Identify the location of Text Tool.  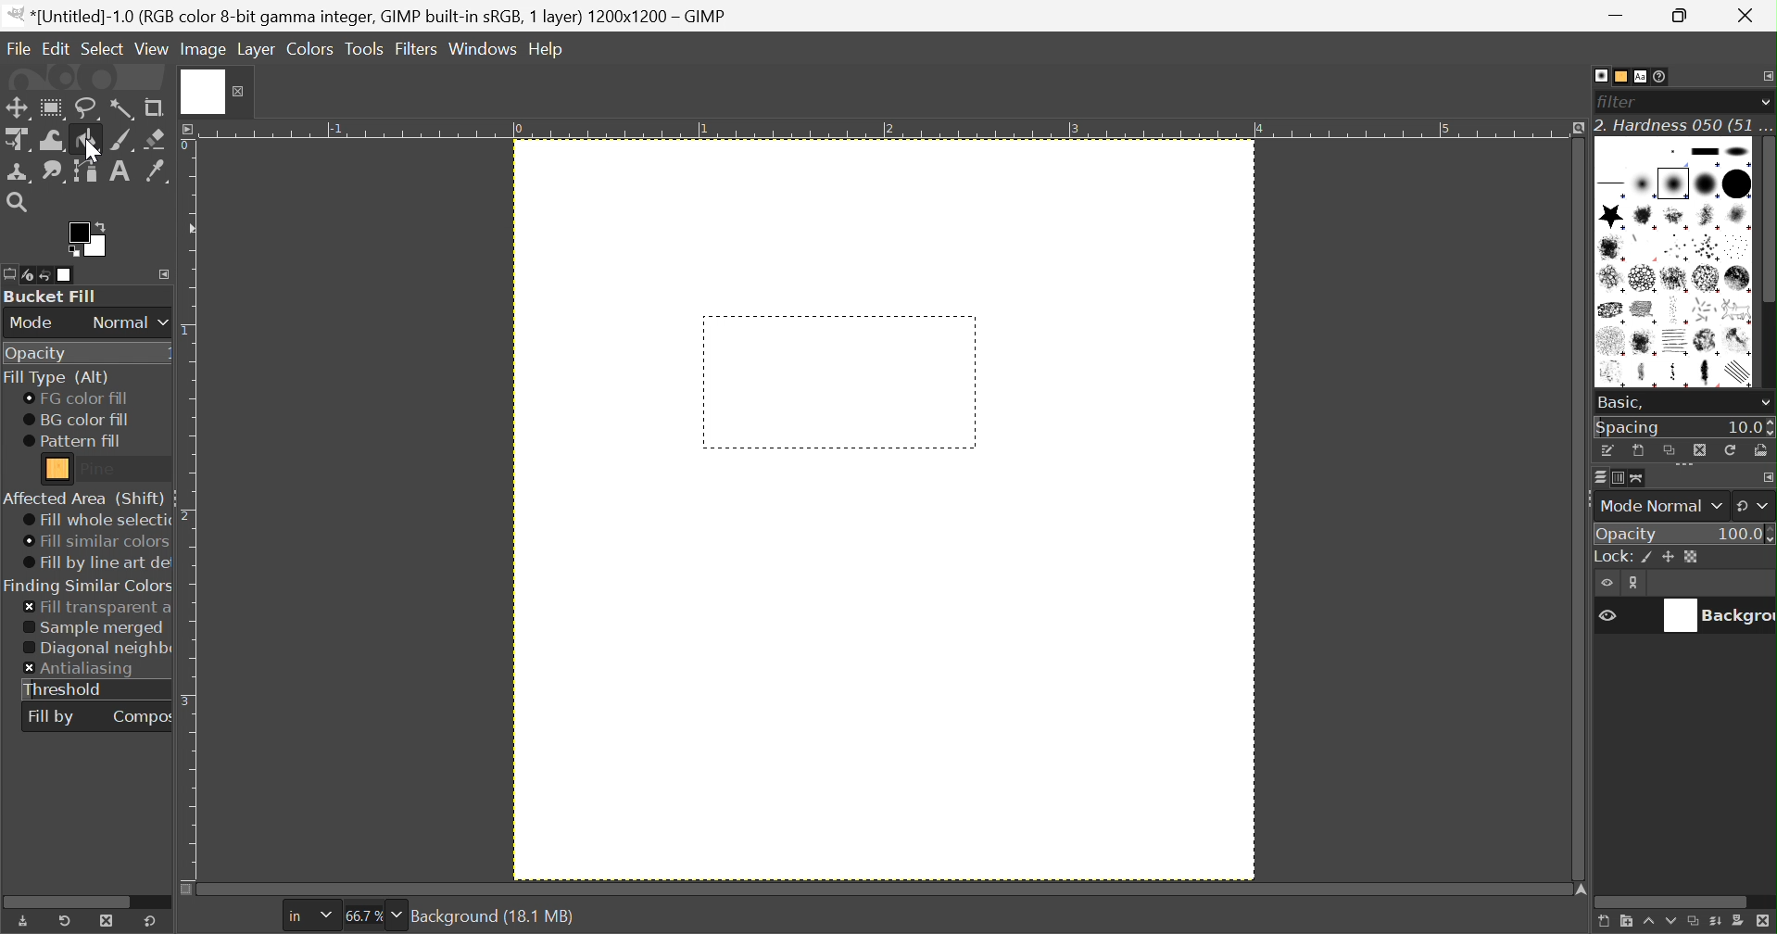
(120, 171).